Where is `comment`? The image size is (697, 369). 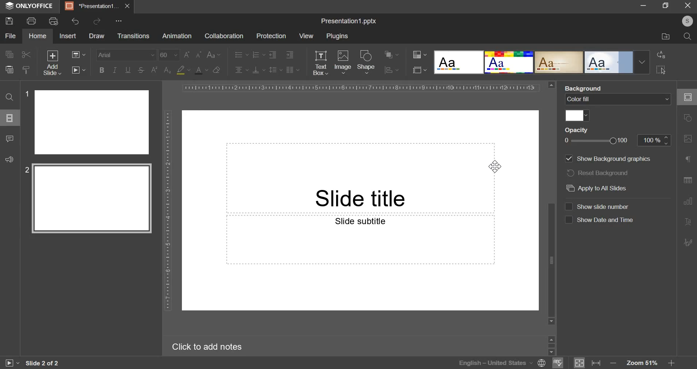 comment is located at coordinates (9, 138).